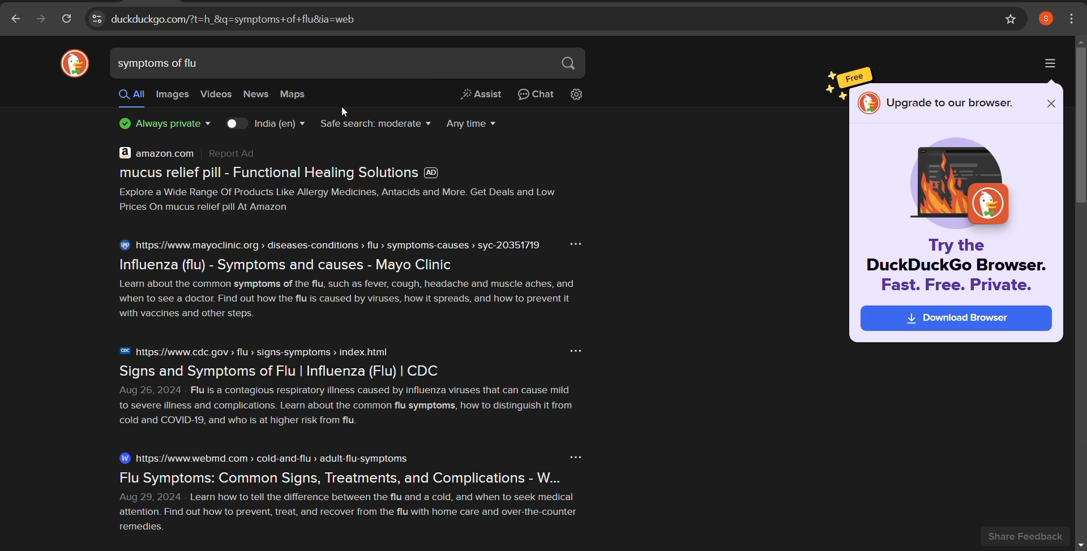 The image size is (1087, 551). I want to click on click to go forward, so click(40, 20).